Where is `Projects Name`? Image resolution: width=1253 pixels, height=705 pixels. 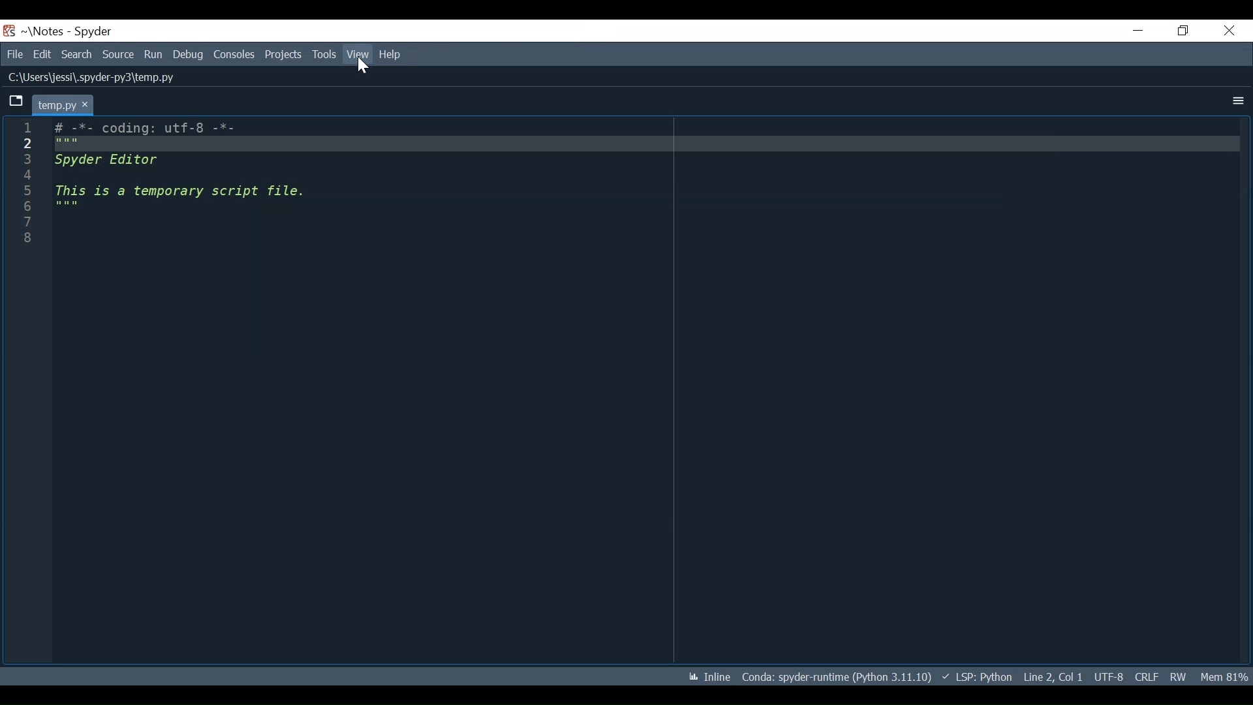
Projects Name is located at coordinates (48, 31).